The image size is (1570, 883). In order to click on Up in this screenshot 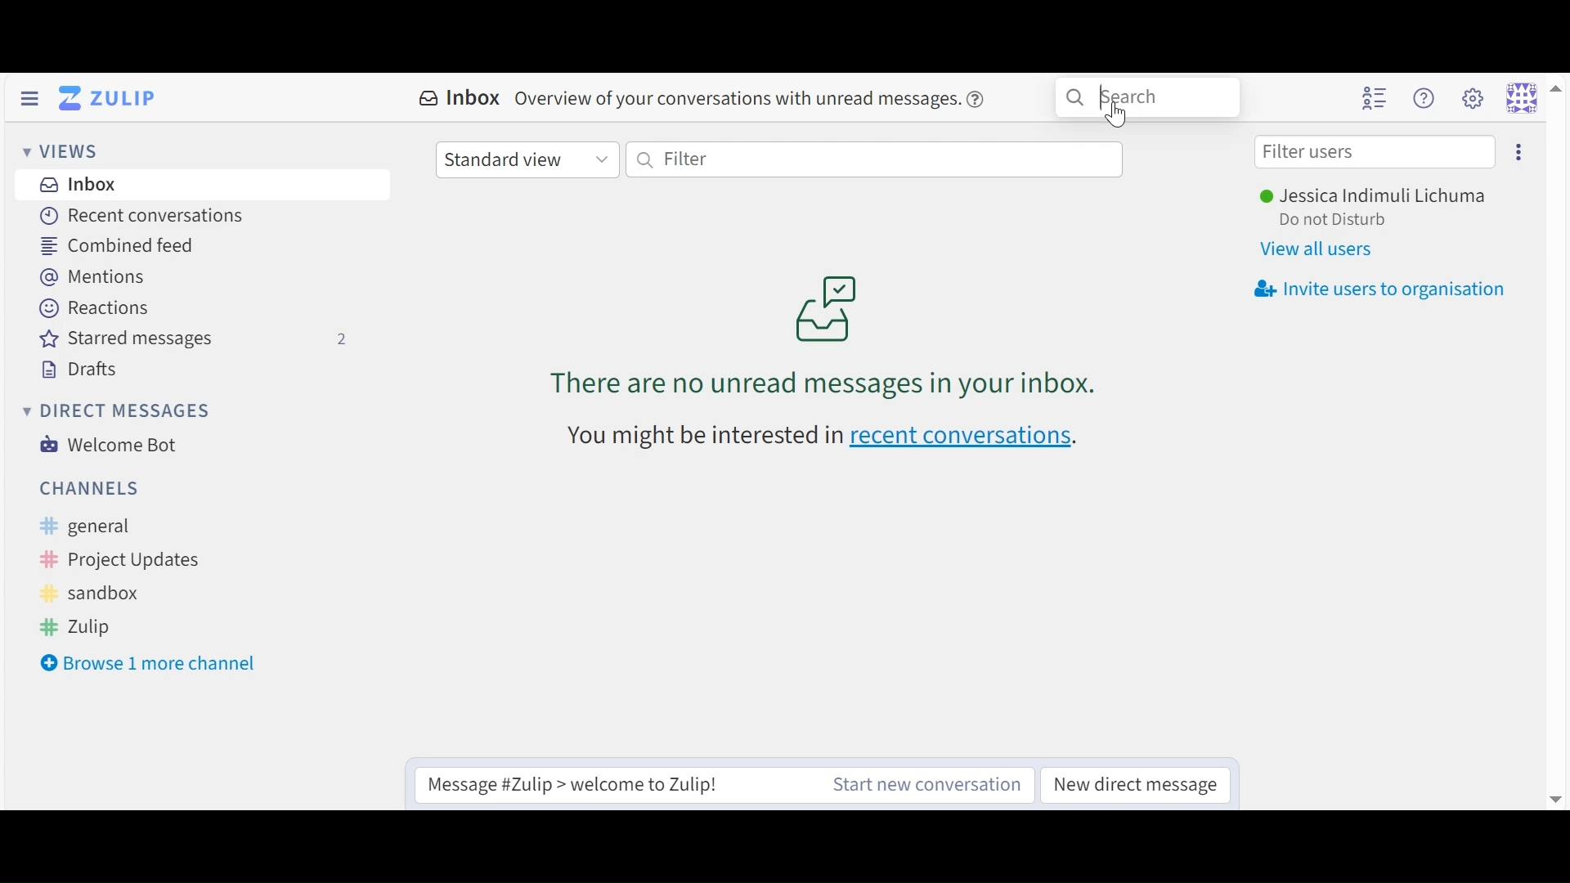, I will do `click(1554, 96)`.